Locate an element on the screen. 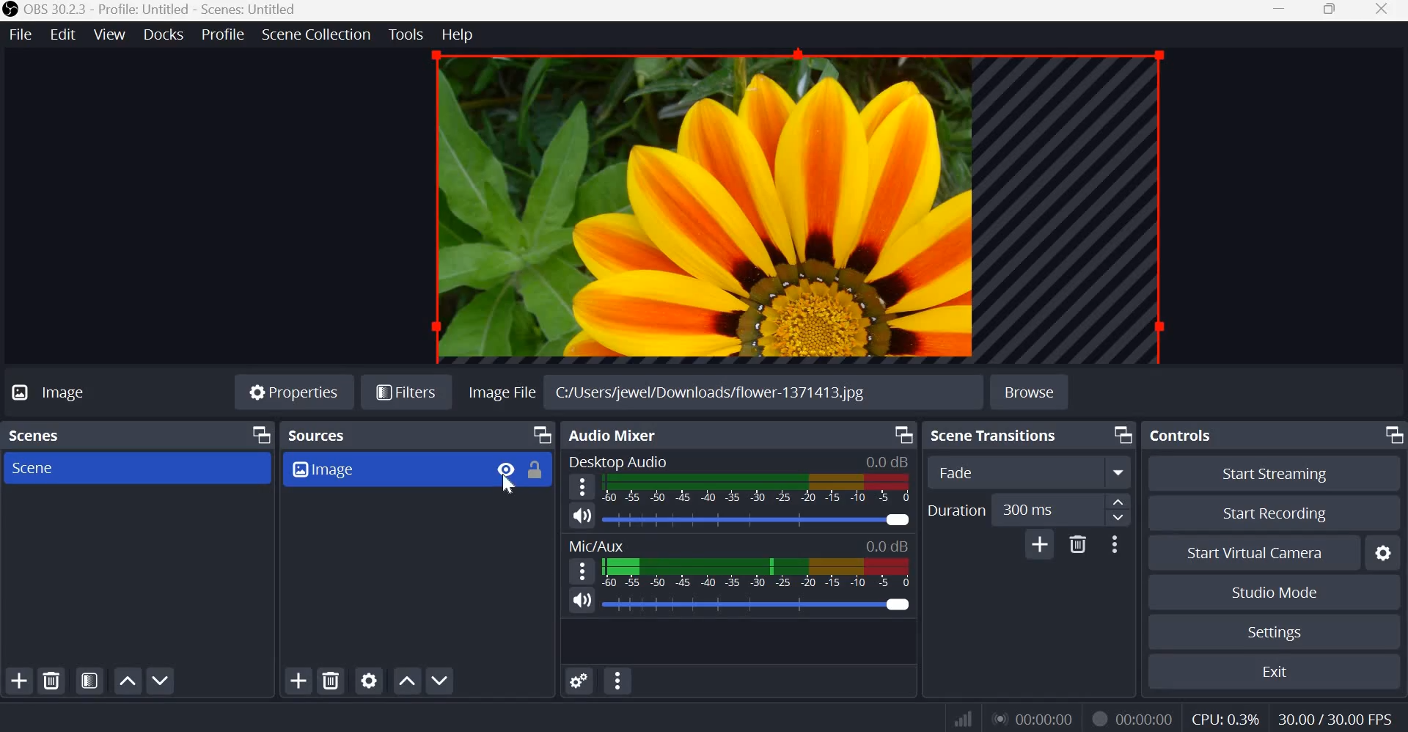 Image resolution: width=1408 pixels, height=732 pixels. Transition Type Dropdown is located at coordinates (1029, 472).